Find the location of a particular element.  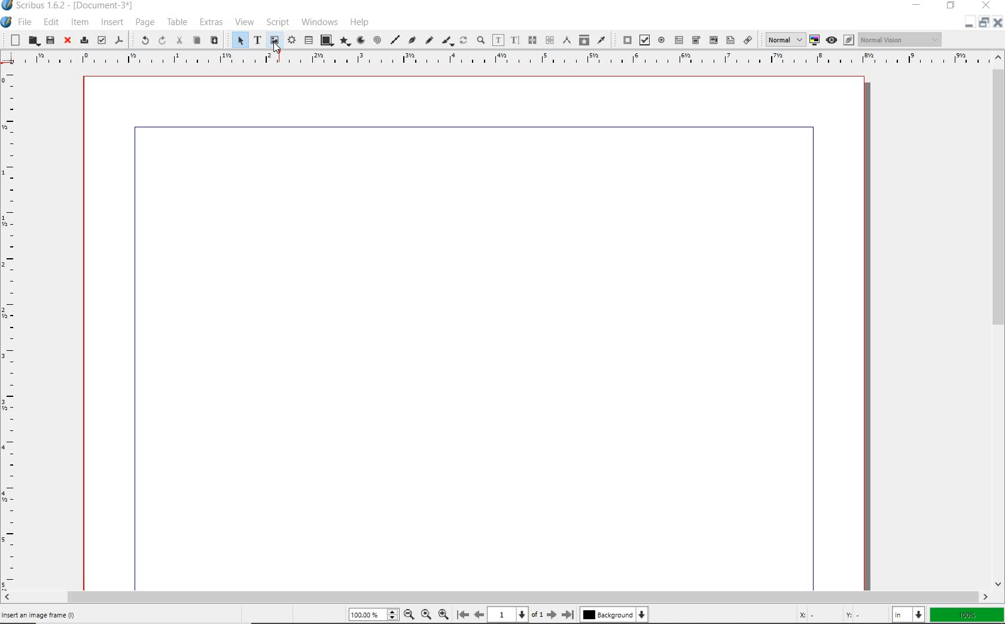

image frame is located at coordinates (274, 41).